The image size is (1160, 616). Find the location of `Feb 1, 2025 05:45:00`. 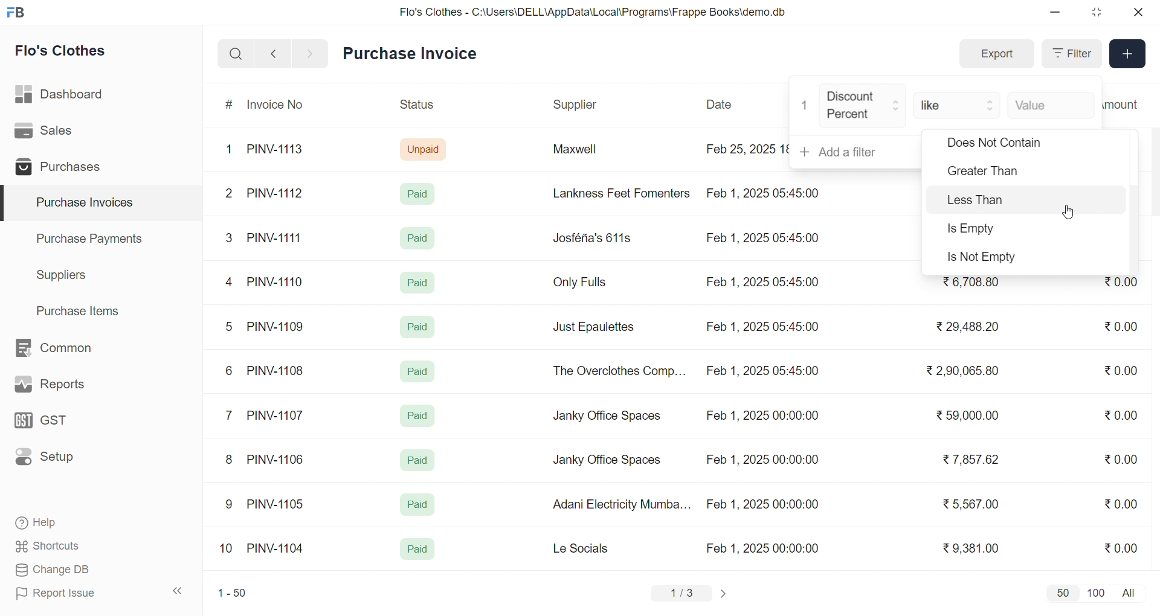

Feb 1, 2025 05:45:00 is located at coordinates (764, 372).